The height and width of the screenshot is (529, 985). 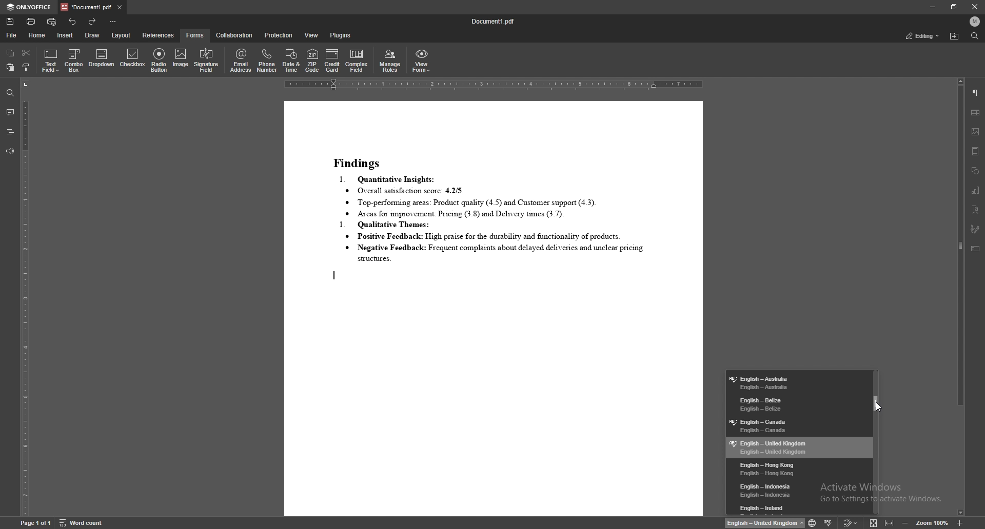 What do you see at coordinates (74, 60) in the screenshot?
I see `combo box` at bounding box center [74, 60].